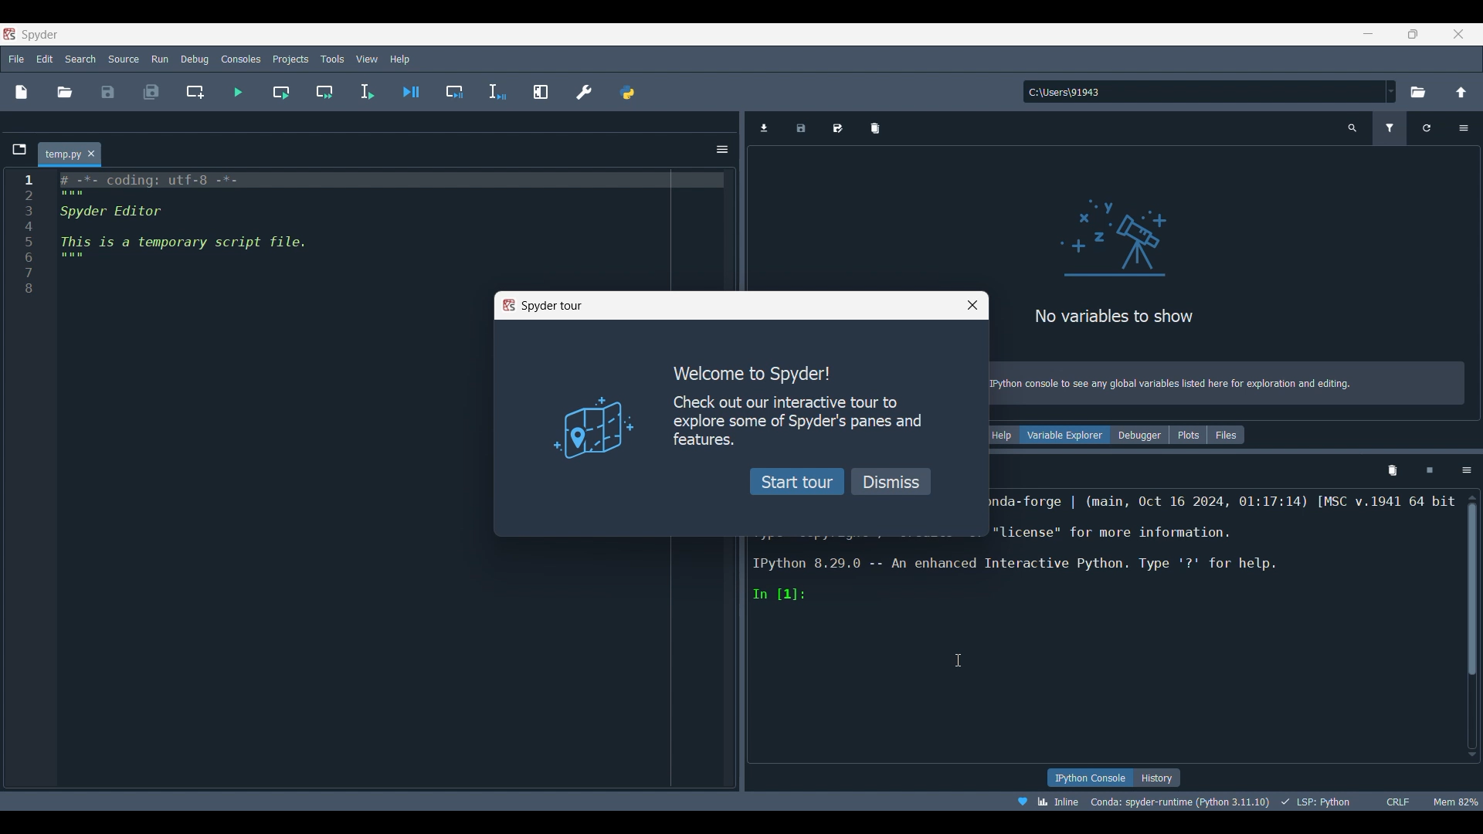  What do you see at coordinates (545, 307) in the screenshot?
I see `spyder tour` at bounding box center [545, 307].